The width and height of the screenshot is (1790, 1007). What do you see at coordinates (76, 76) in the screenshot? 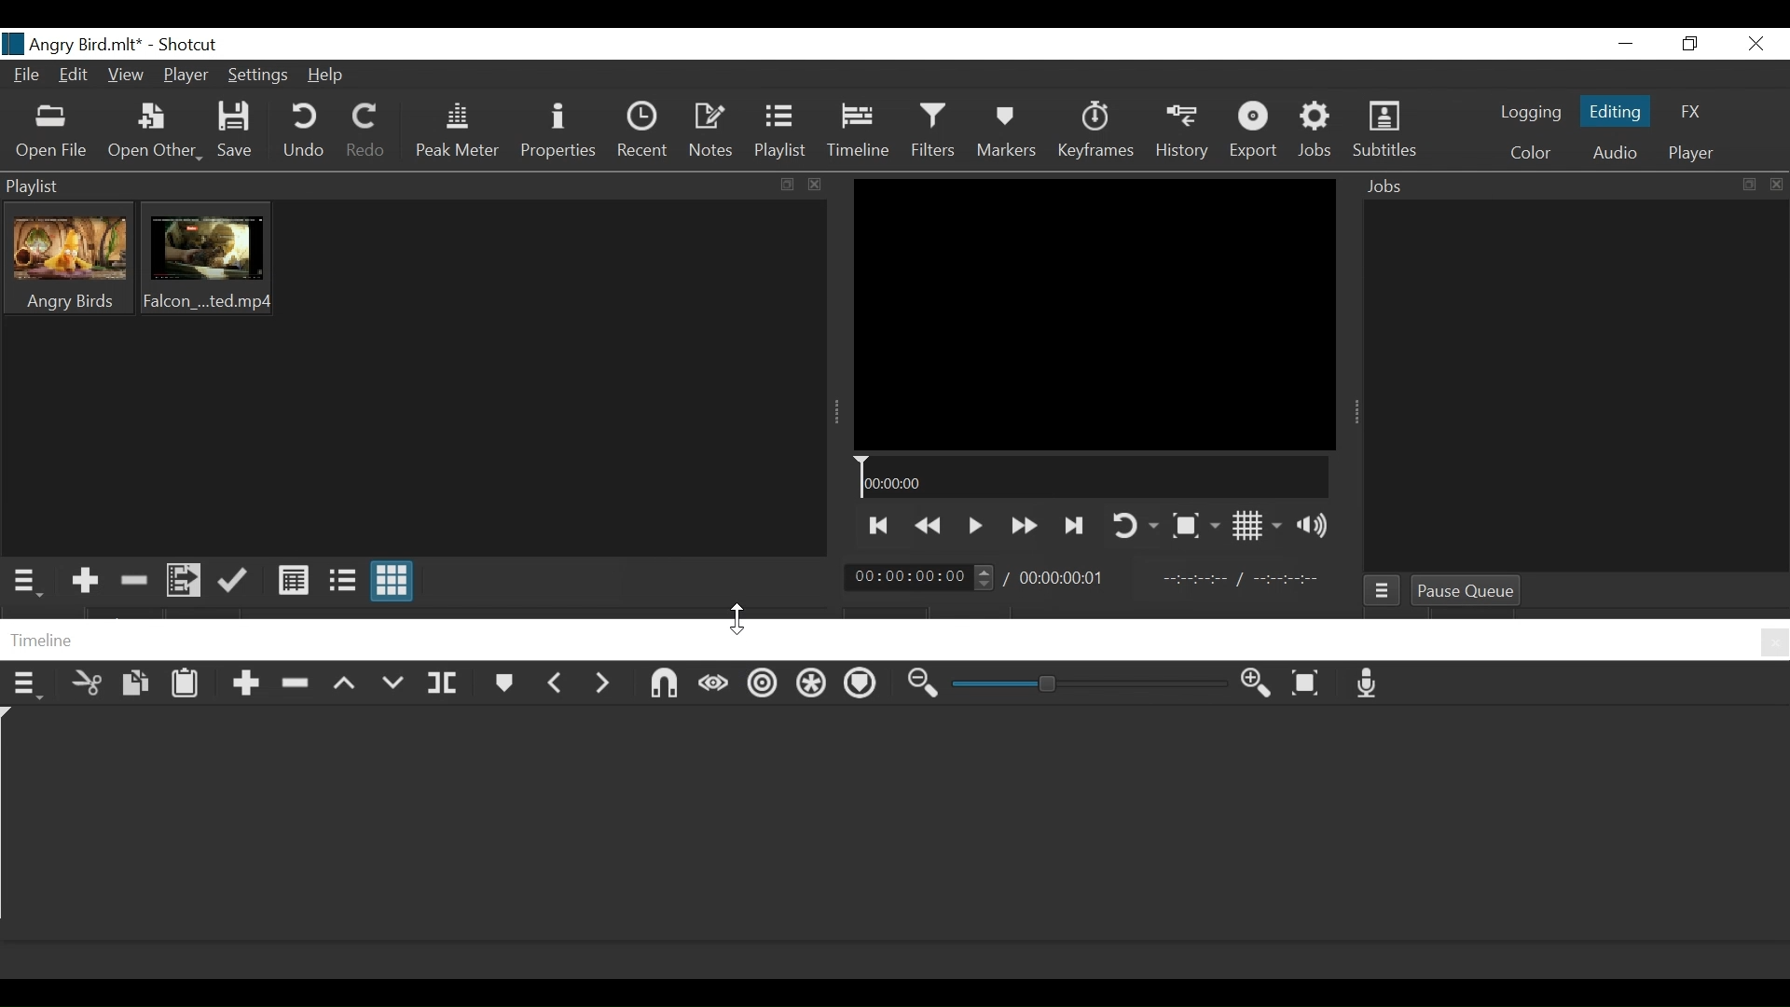
I see `Edit` at bounding box center [76, 76].